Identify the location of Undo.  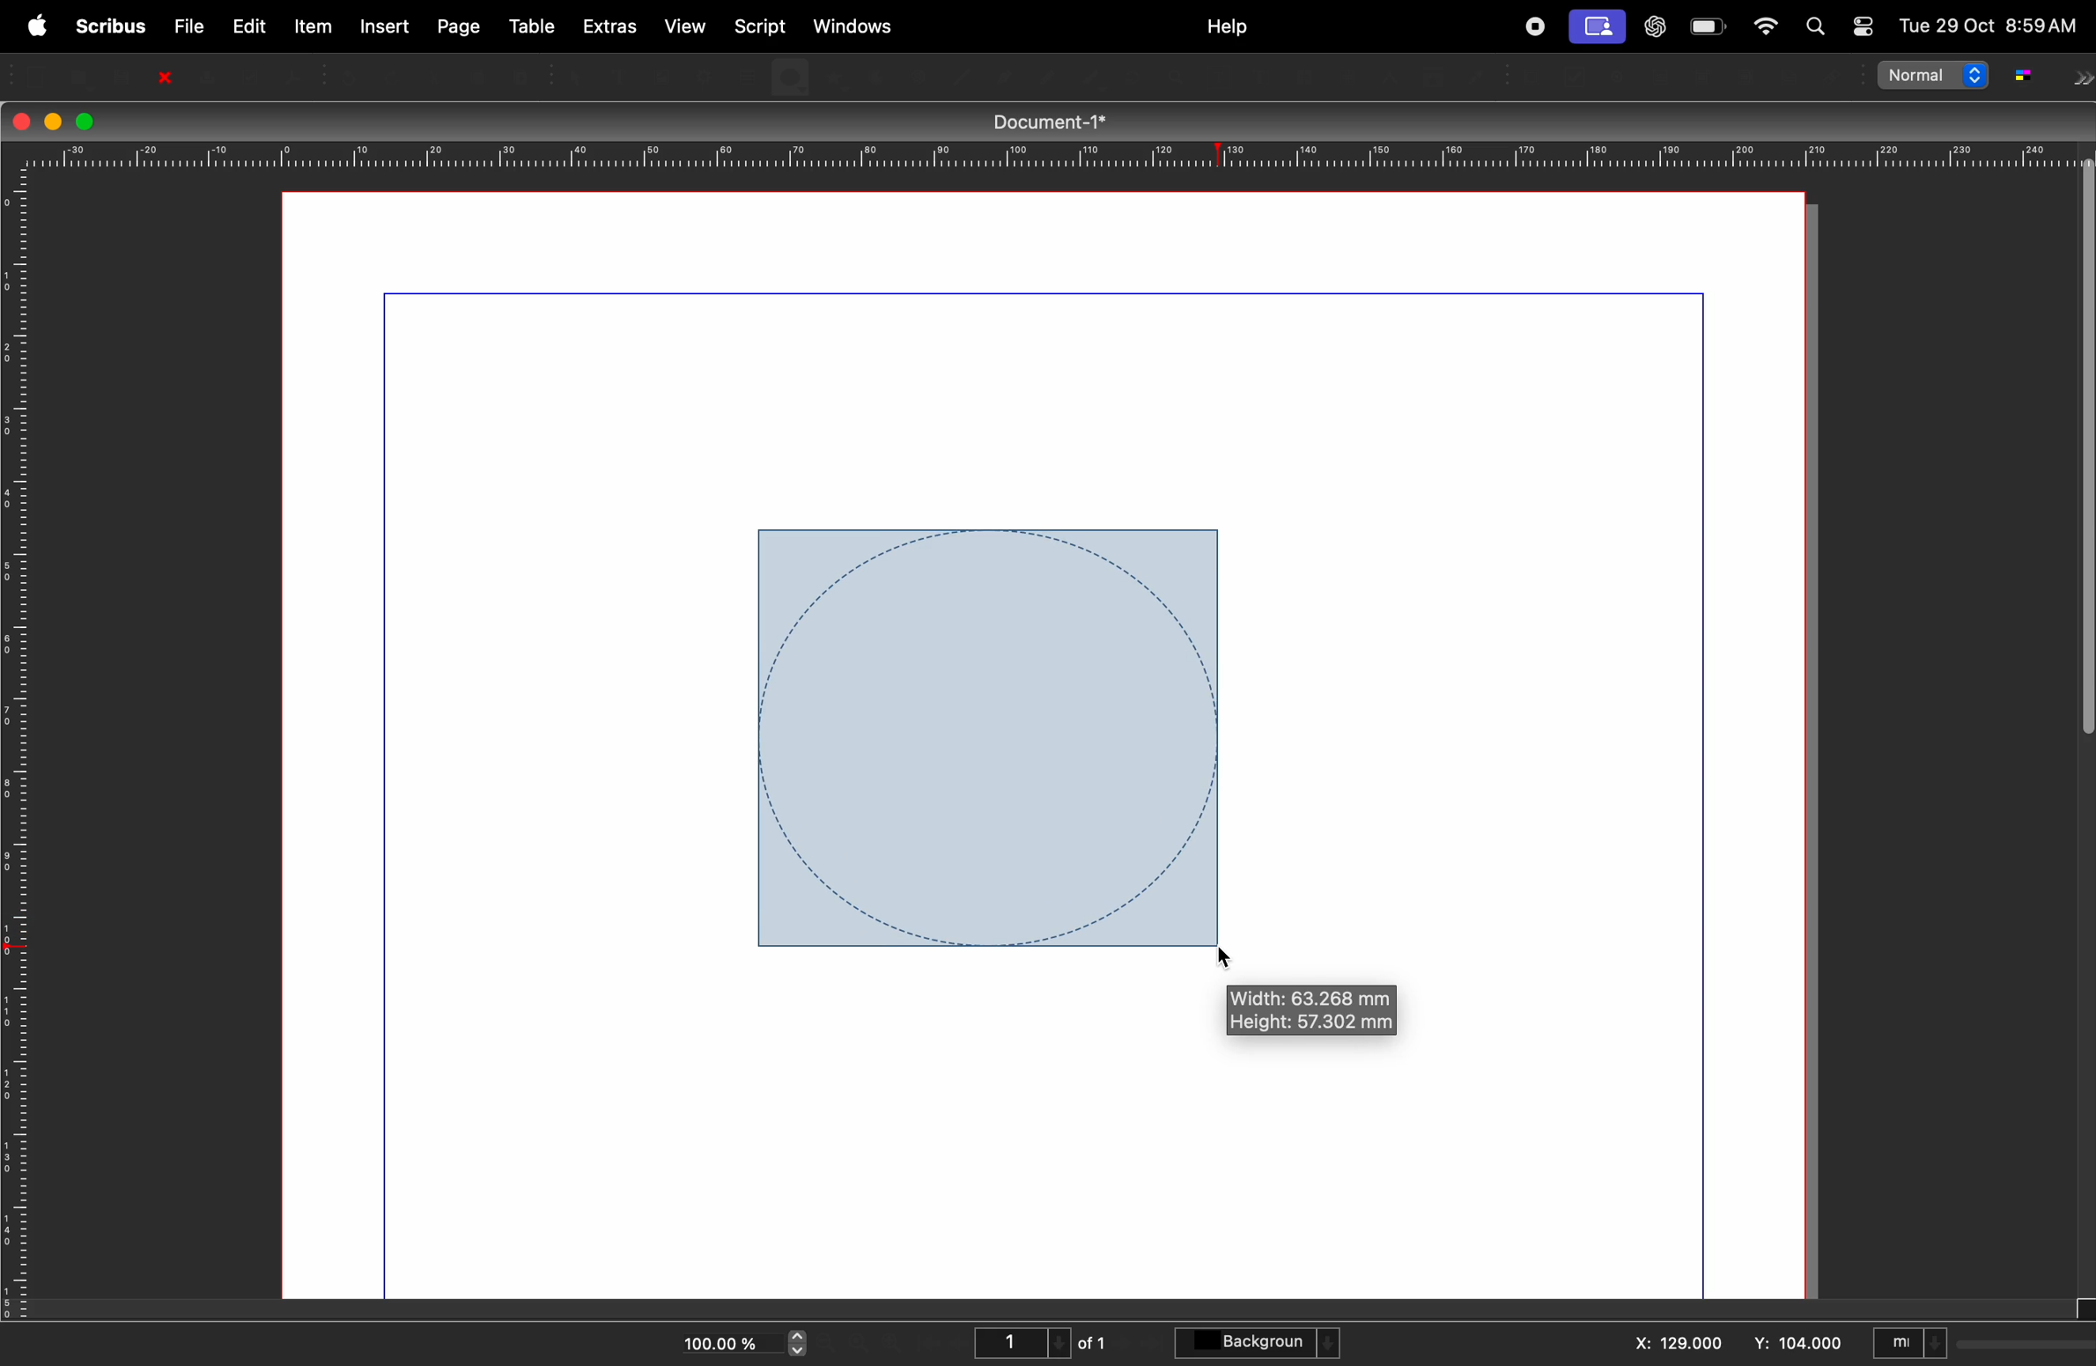
(351, 74).